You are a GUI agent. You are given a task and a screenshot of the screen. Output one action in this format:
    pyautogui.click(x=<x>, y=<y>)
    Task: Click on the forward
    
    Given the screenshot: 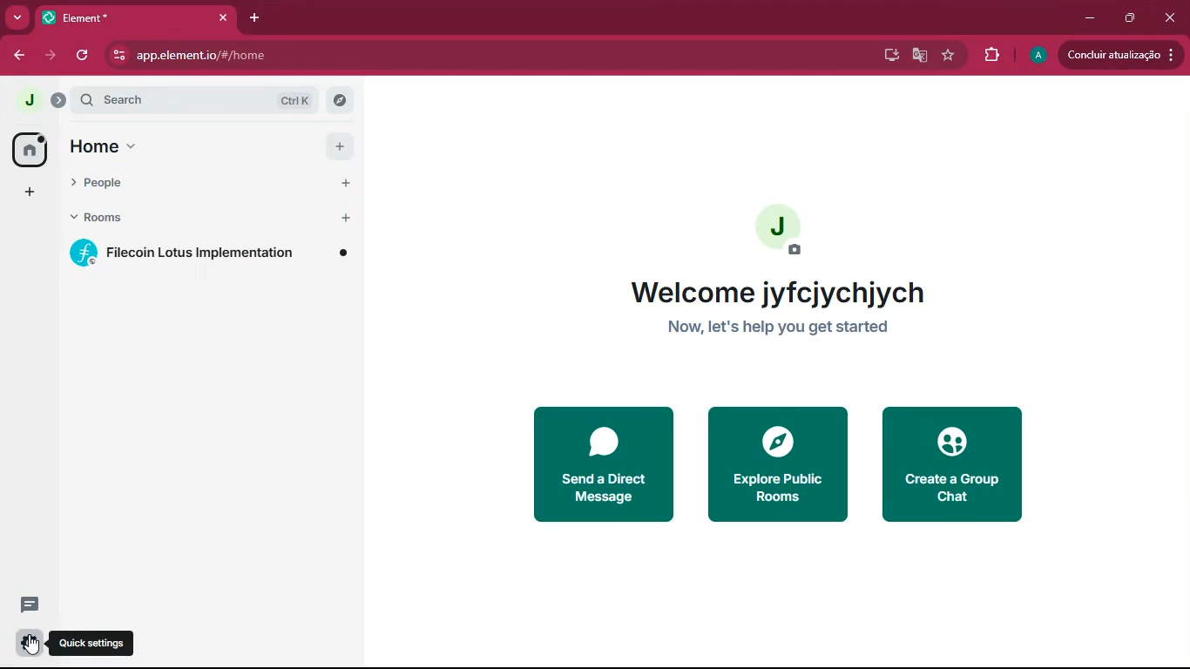 What is the action you would take?
    pyautogui.click(x=53, y=56)
    